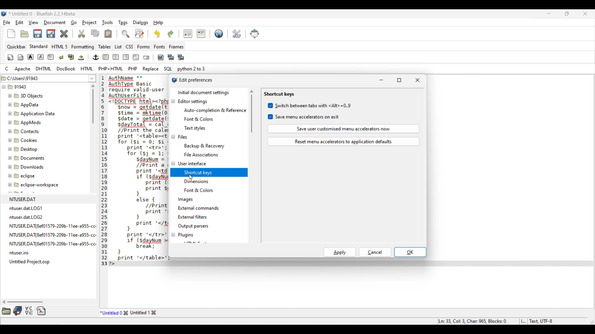 The height and width of the screenshot is (334, 595). Describe the element at coordinates (19, 88) in the screenshot. I see `91943` at that location.